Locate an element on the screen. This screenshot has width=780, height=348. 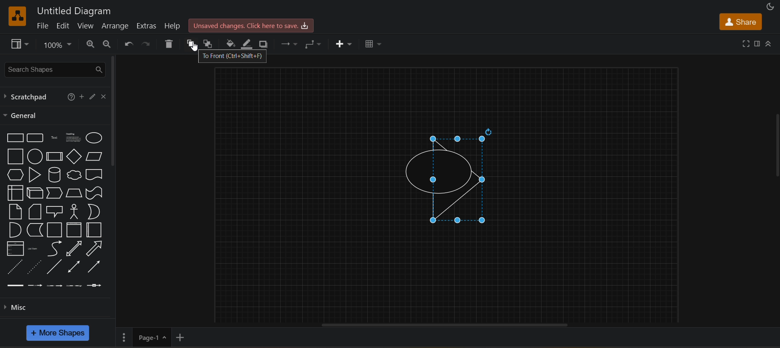
container is located at coordinates (54, 230).